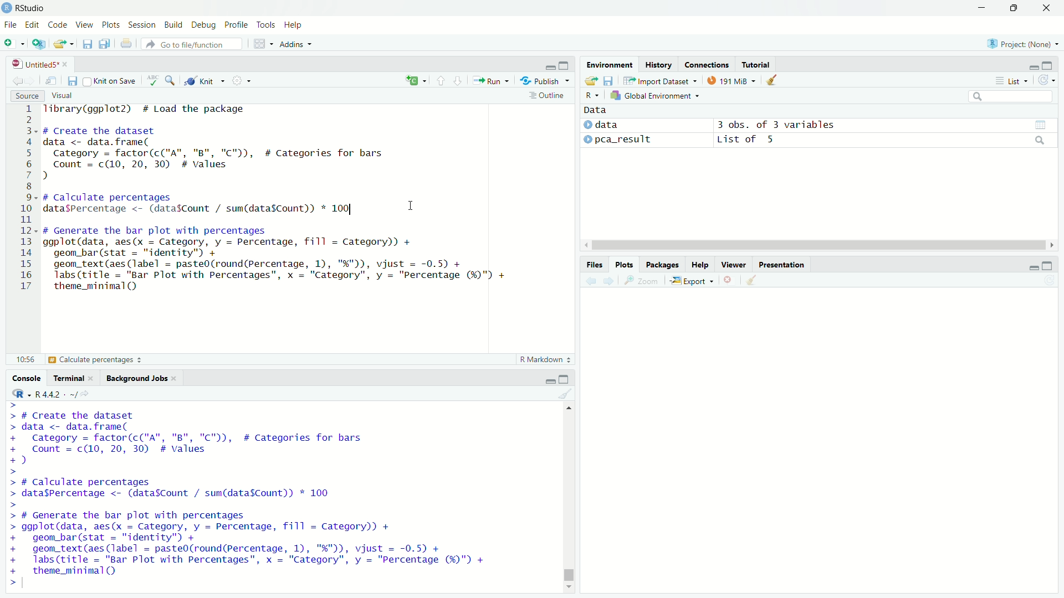 The width and height of the screenshot is (1064, 598). Describe the element at coordinates (1047, 8) in the screenshot. I see `close` at that location.